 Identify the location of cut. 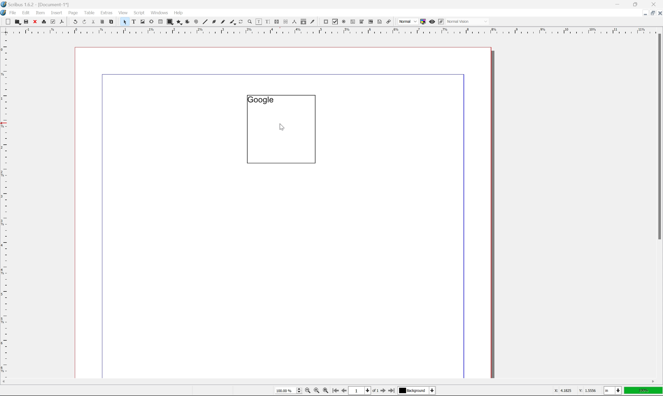
(93, 22).